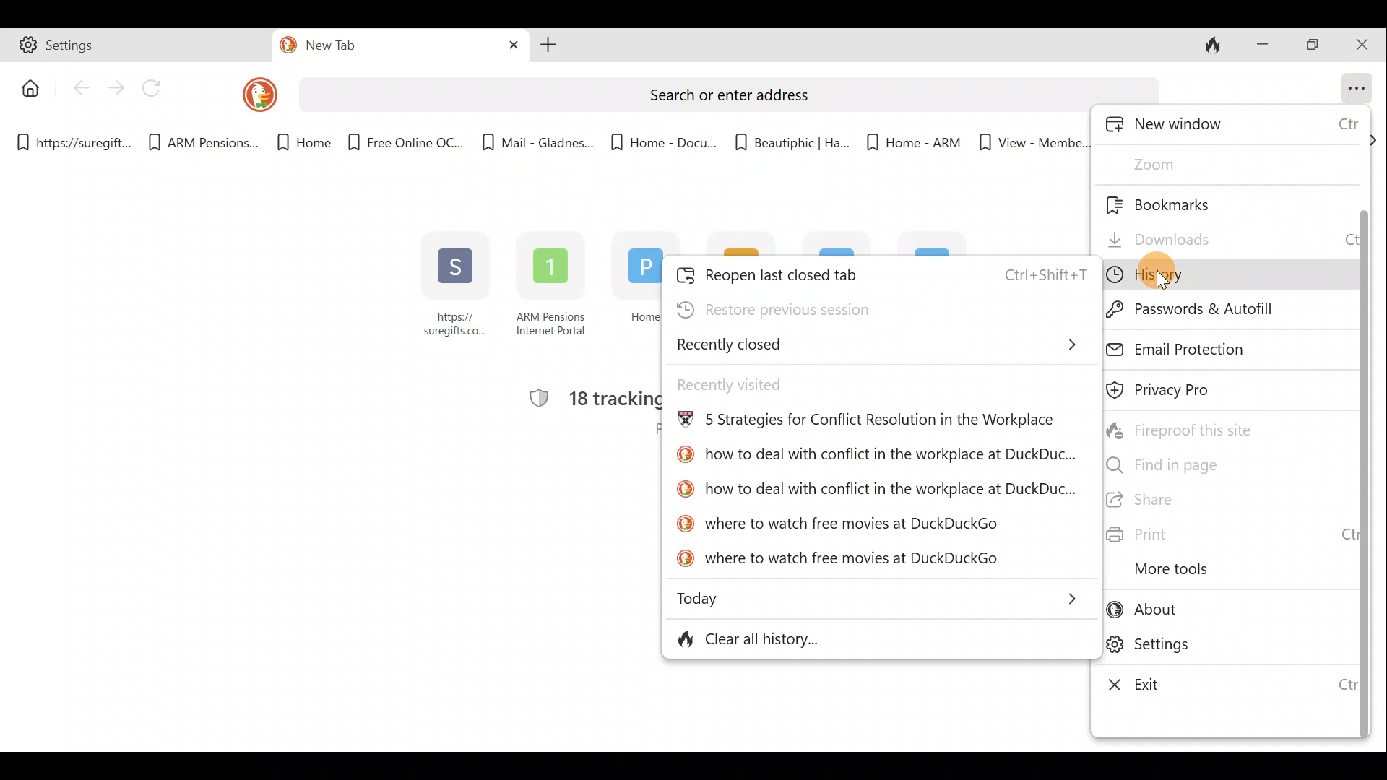 This screenshot has height=780, width=1387. What do you see at coordinates (882, 596) in the screenshot?
I see `Today` at bounding box center [882, 596].